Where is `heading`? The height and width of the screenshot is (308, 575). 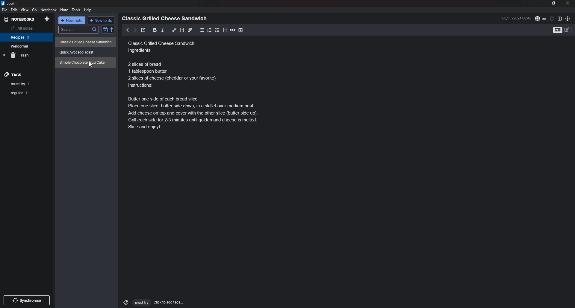 heading is located at coordinates (225, 30).